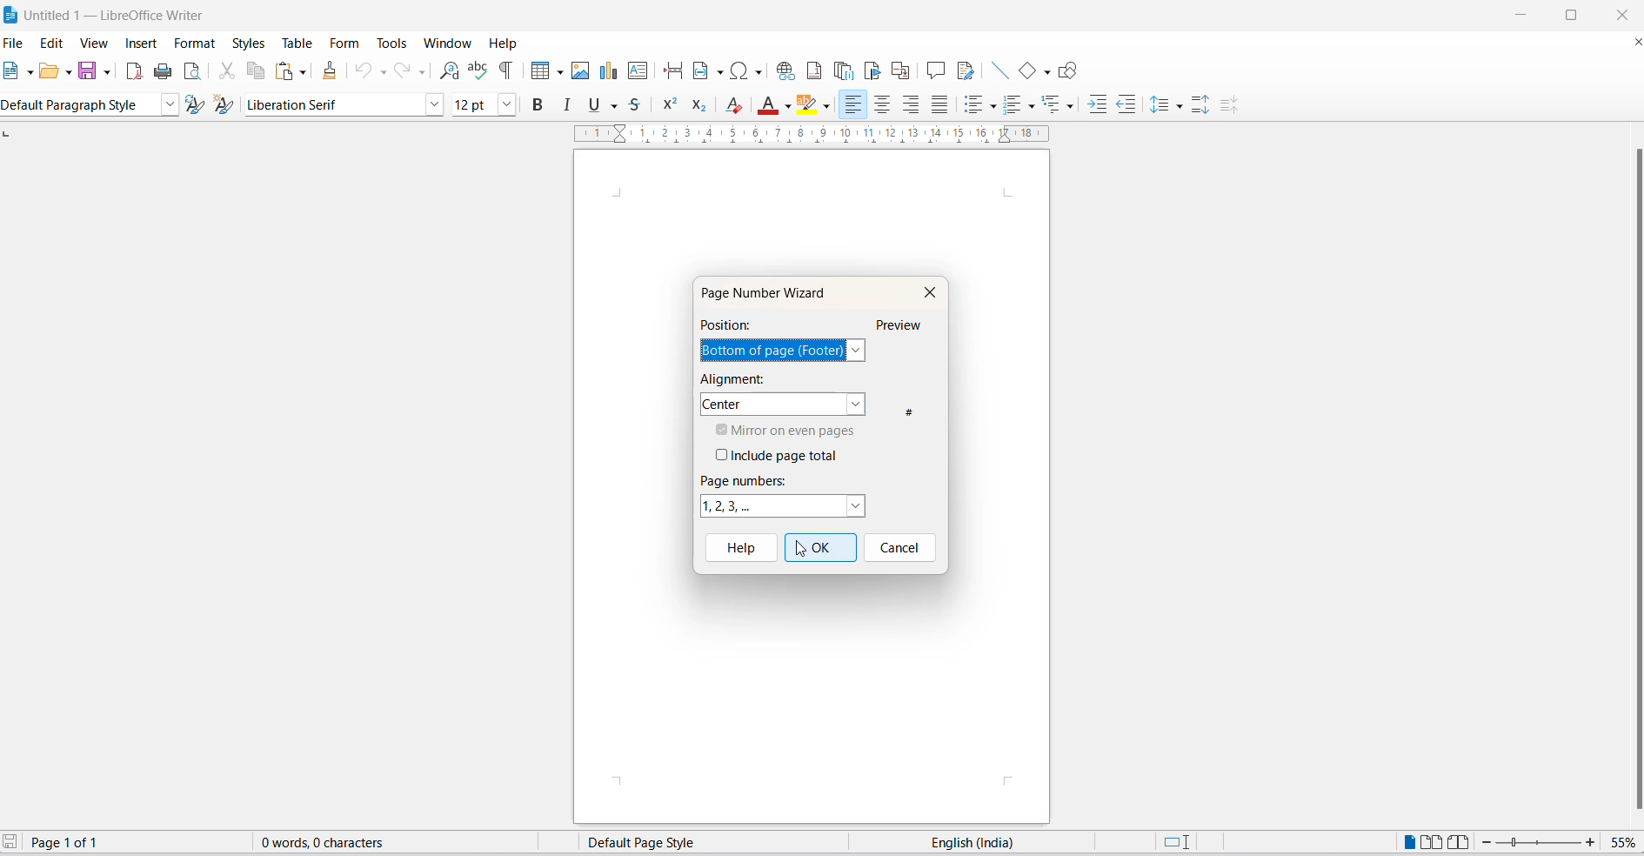 The height and width of the screenshot is (856, 1644). What do you see at coordinates (1571, 17) in the screenshot?
I see `maximize` at bounding box center [1571, 17].